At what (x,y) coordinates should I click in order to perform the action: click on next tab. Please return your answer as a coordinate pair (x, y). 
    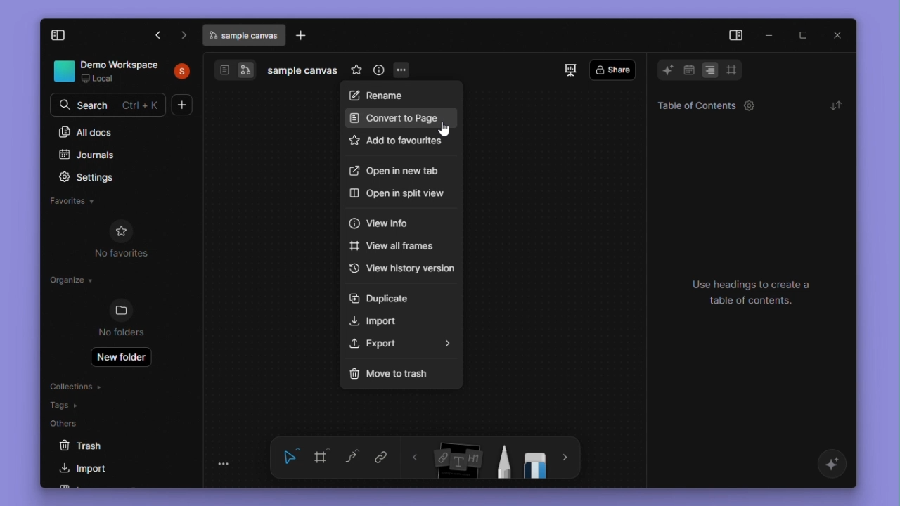
    Looking at the image, I should click on (184, 35).